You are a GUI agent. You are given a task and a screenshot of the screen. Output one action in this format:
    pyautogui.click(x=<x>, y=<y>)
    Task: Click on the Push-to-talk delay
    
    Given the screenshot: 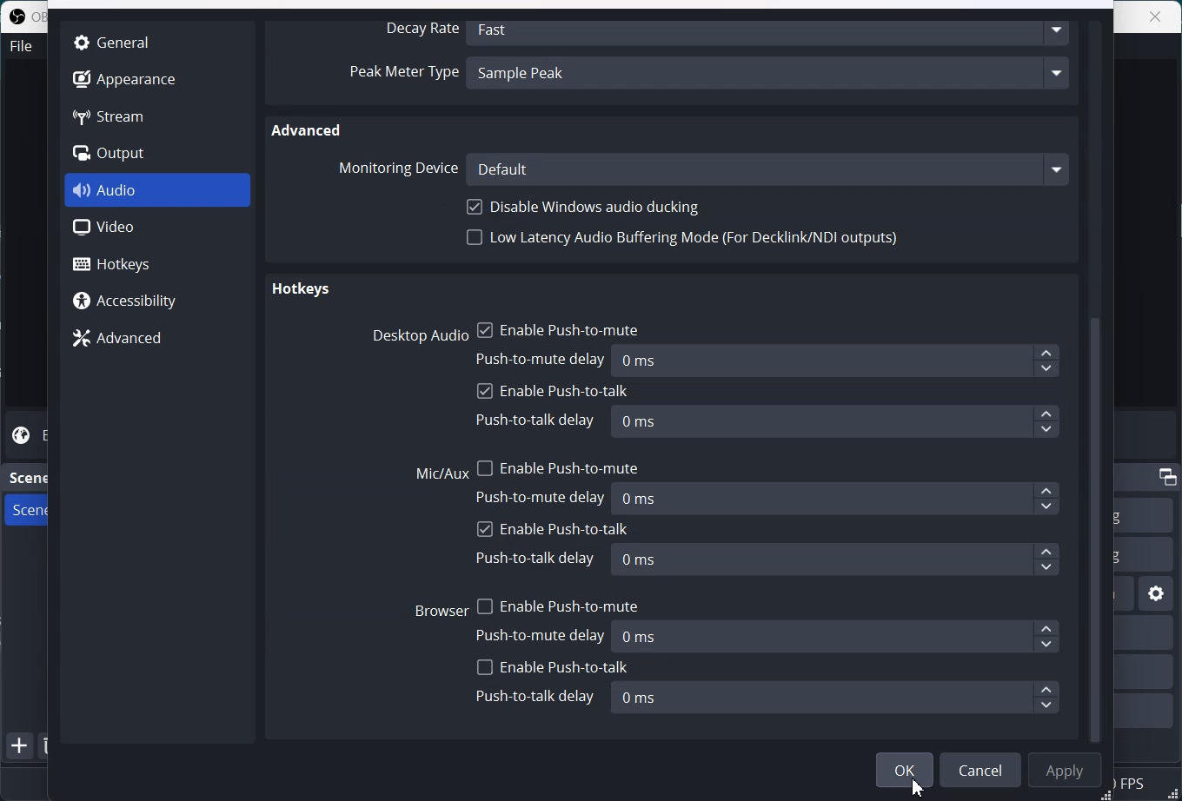 What is the action you would take?
    pyautogui.click(x=535, y=697)
    